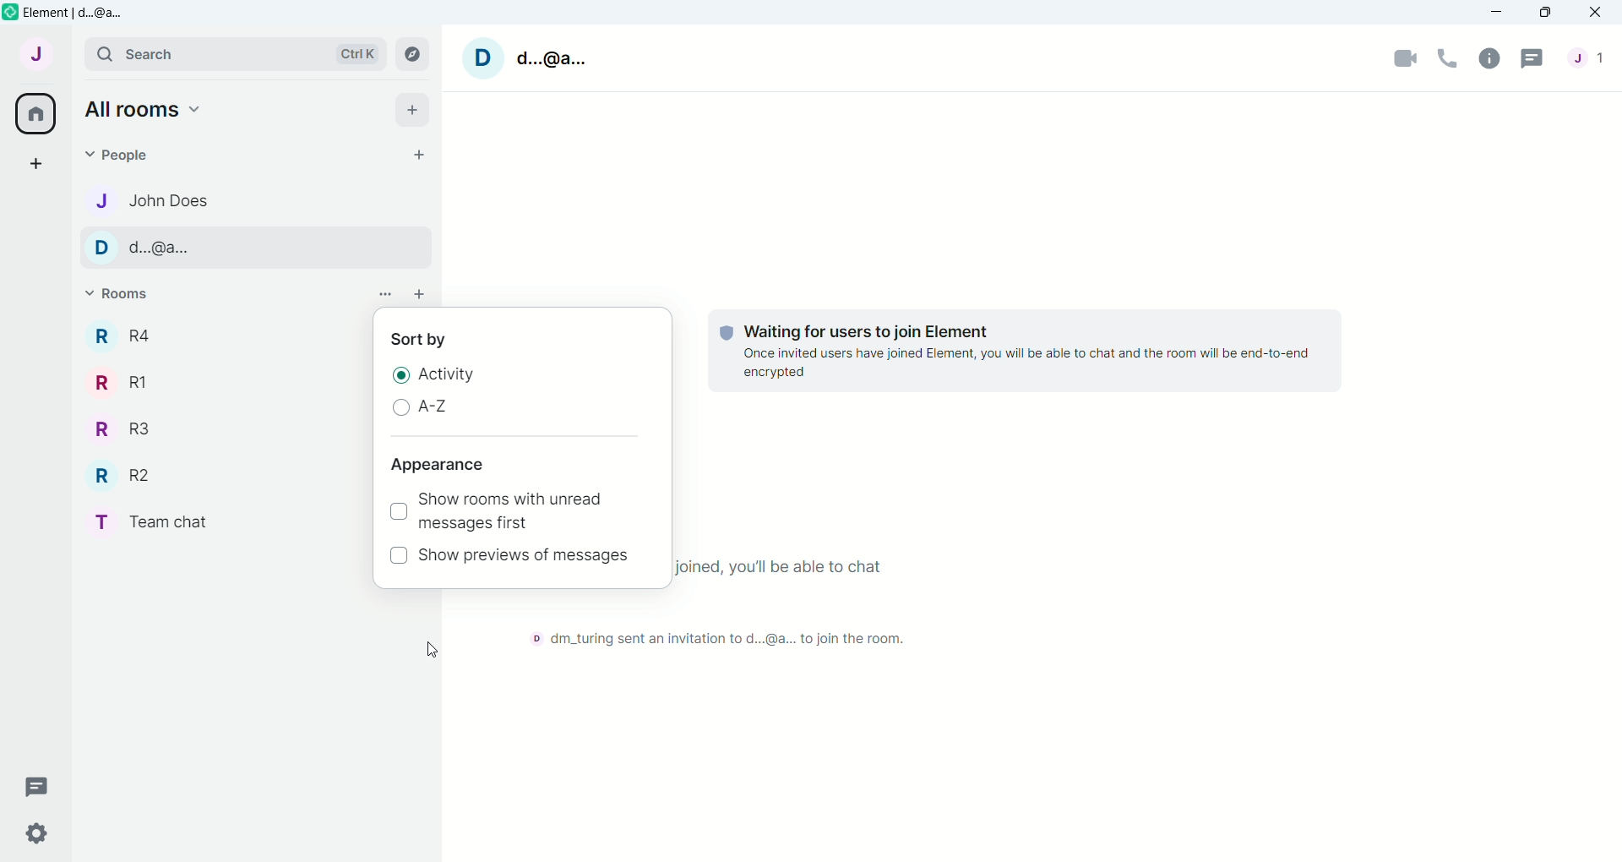 This screenshot has height=862, width=1622. Describe the element at coordinates (1532, 57) in the screenshot. I see `Threads` at that location.